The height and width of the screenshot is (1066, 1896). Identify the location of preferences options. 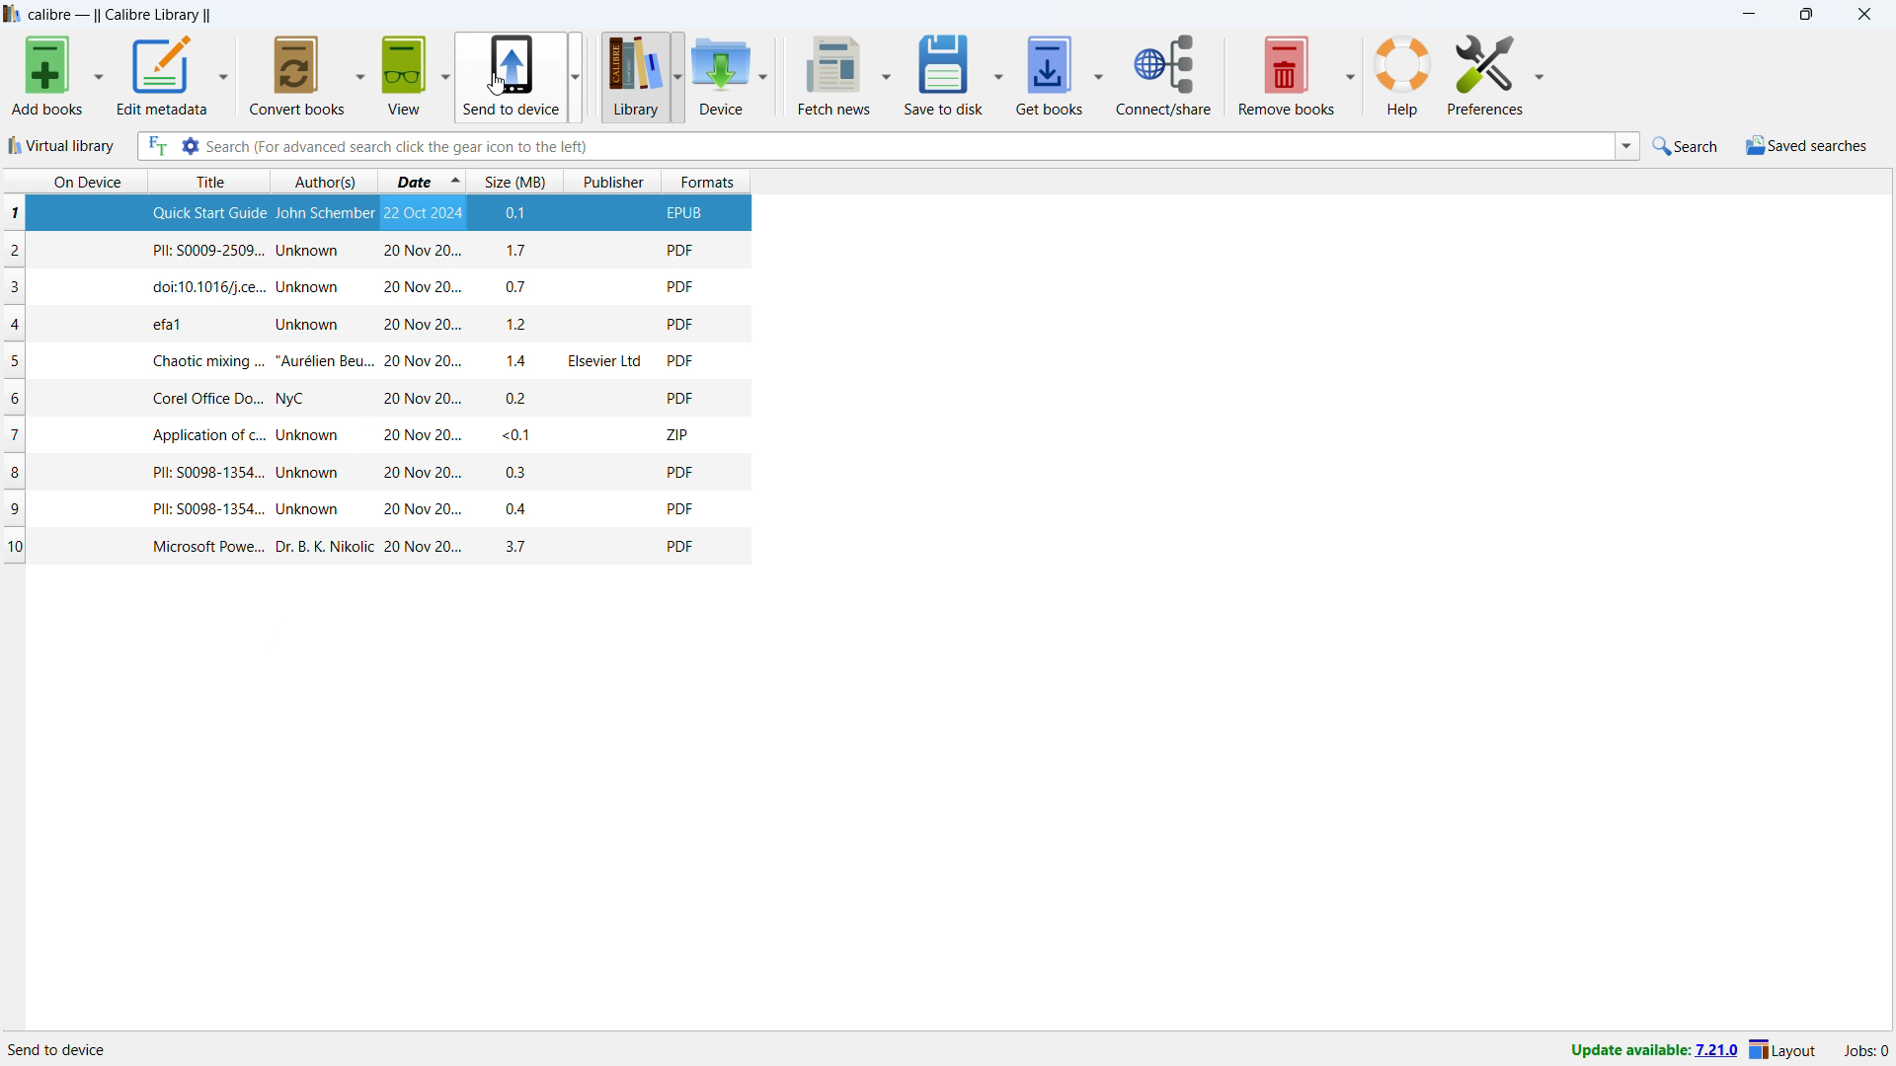
(1484, 75).